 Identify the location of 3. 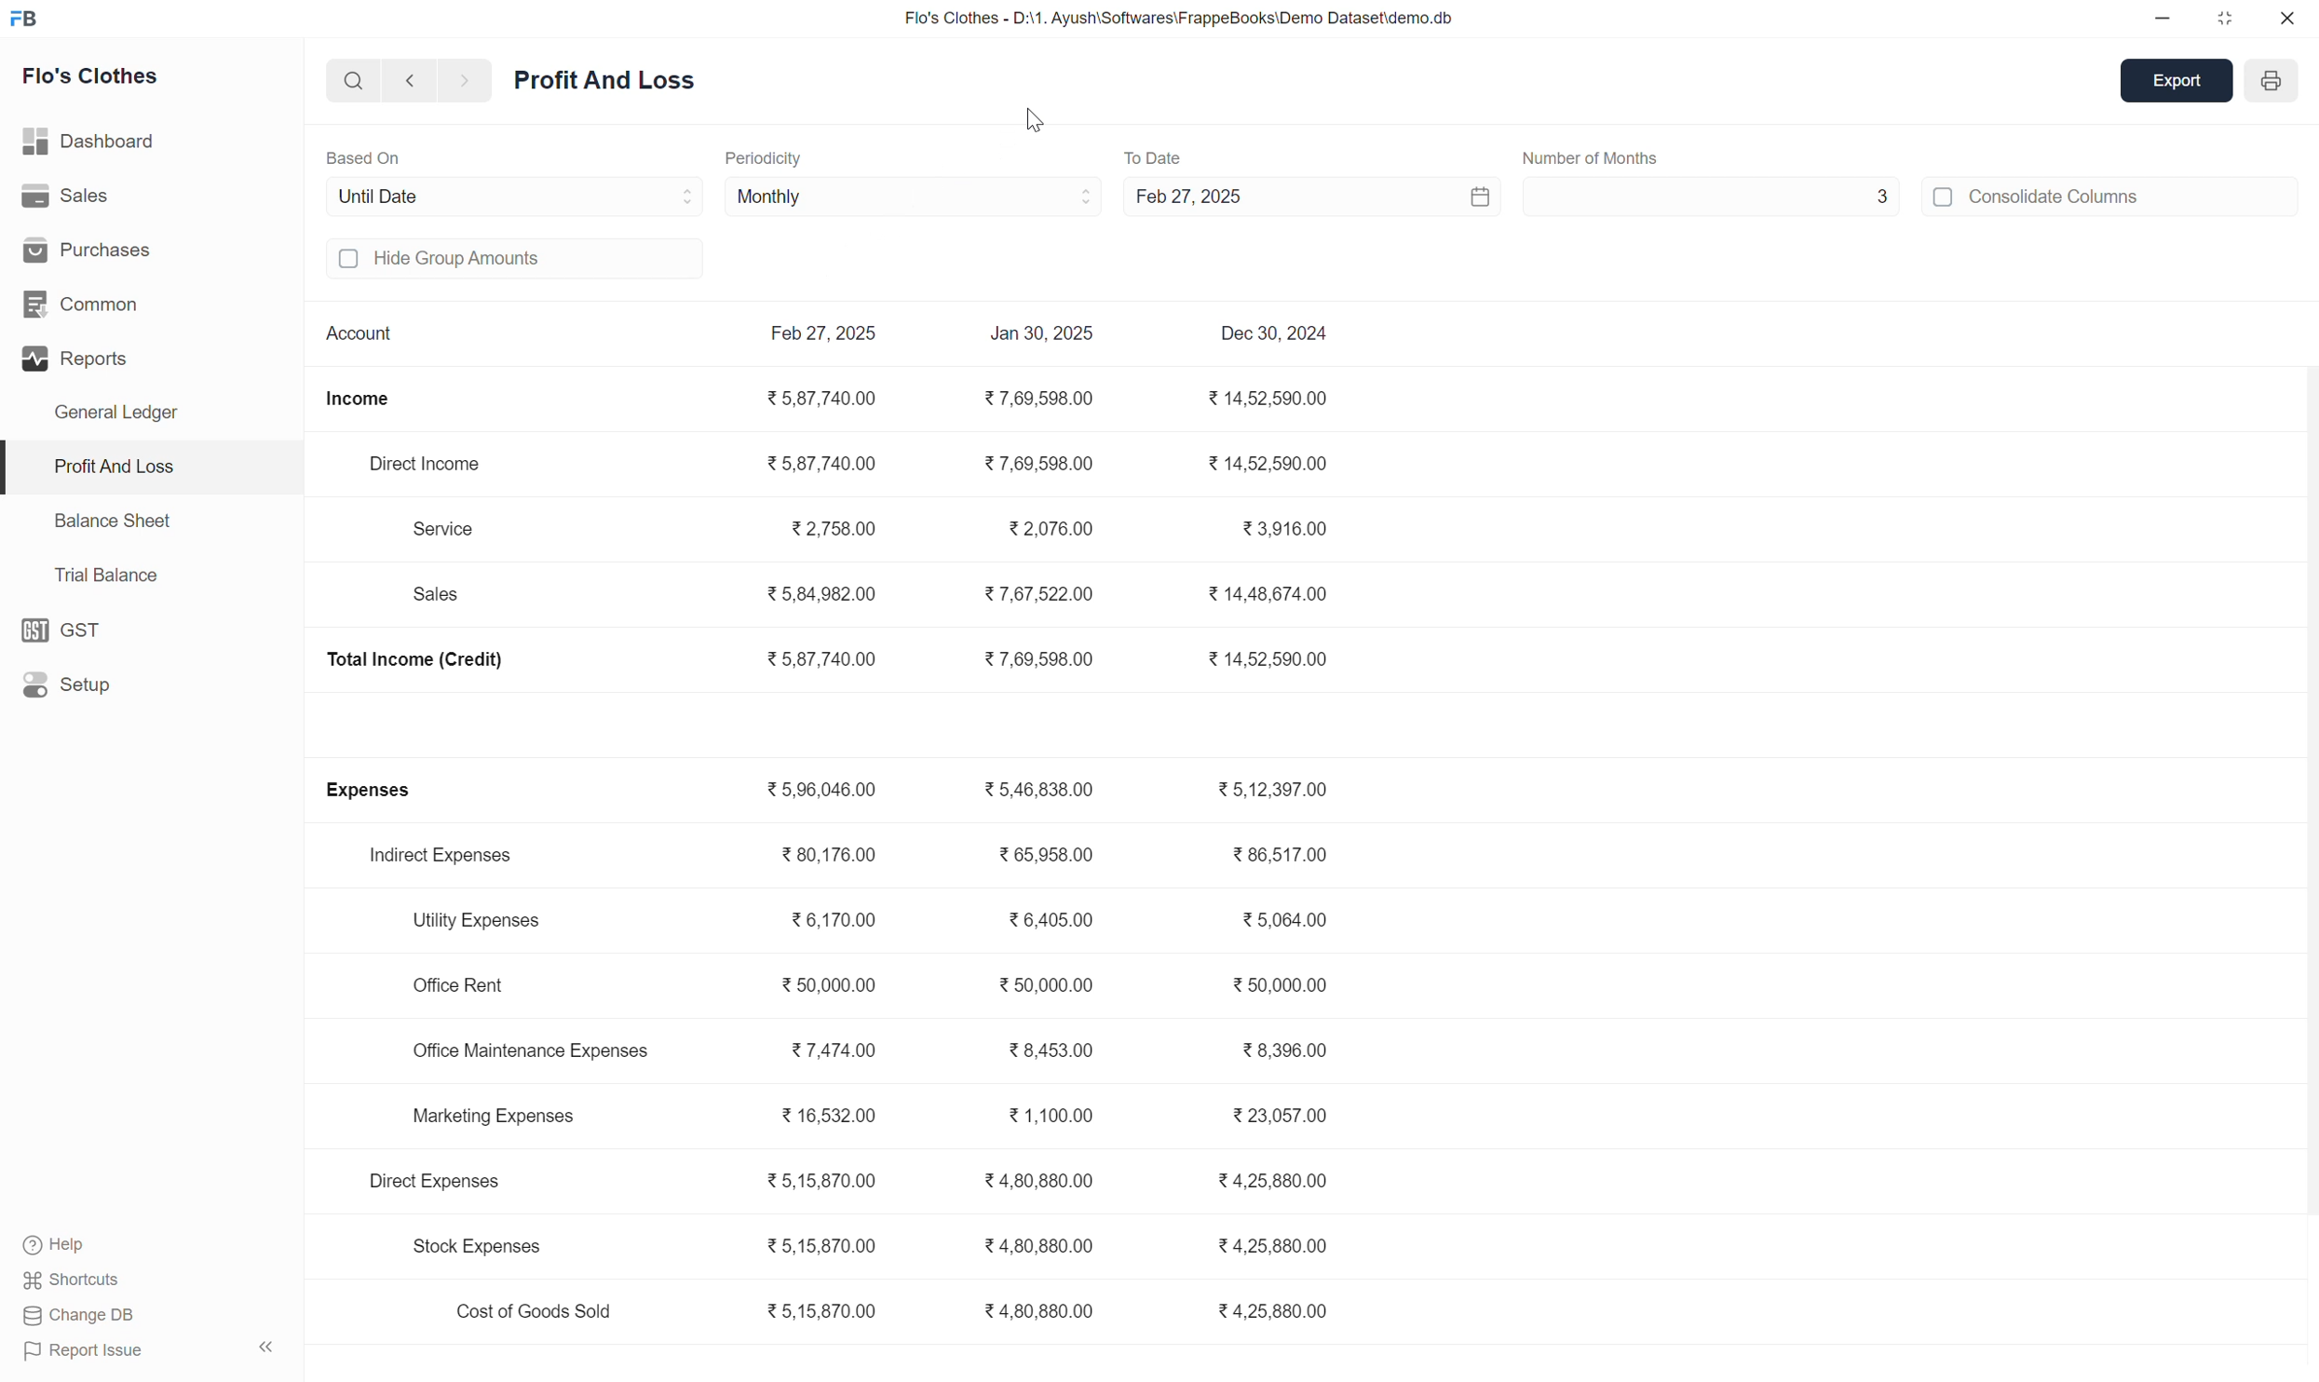
(1716, 195).